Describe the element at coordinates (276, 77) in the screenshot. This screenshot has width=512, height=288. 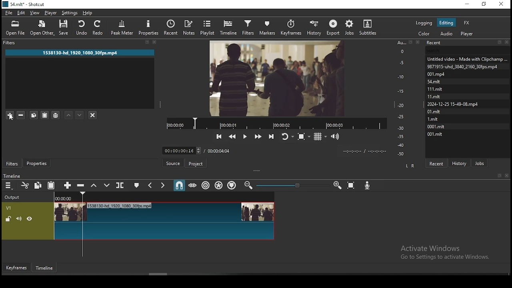
I see `video preview` at that location.